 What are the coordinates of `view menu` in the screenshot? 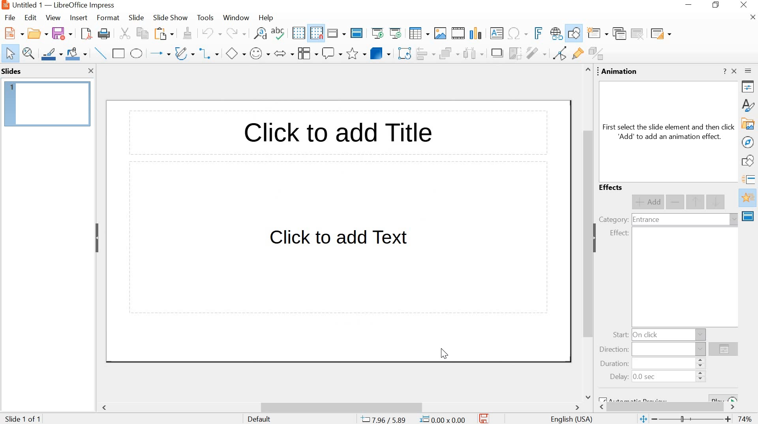 It's located at (53, 18).